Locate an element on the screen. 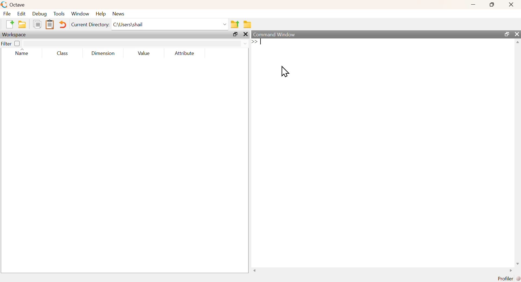 This screenshot has width=521, height=282. Window is located at coordinates (80, 14).